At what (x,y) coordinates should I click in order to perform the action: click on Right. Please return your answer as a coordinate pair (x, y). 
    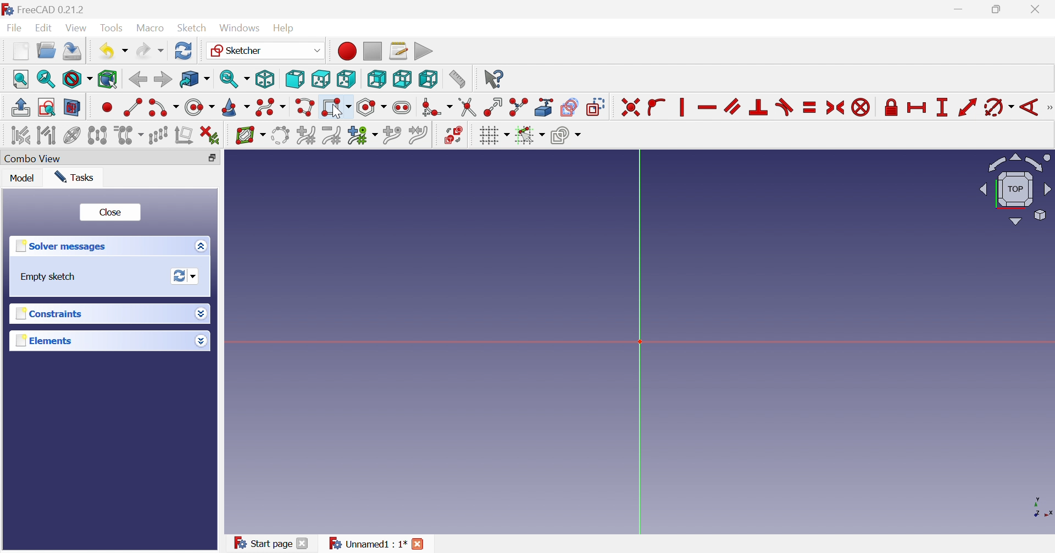
    Looking at the image, I should click on (345, 79).